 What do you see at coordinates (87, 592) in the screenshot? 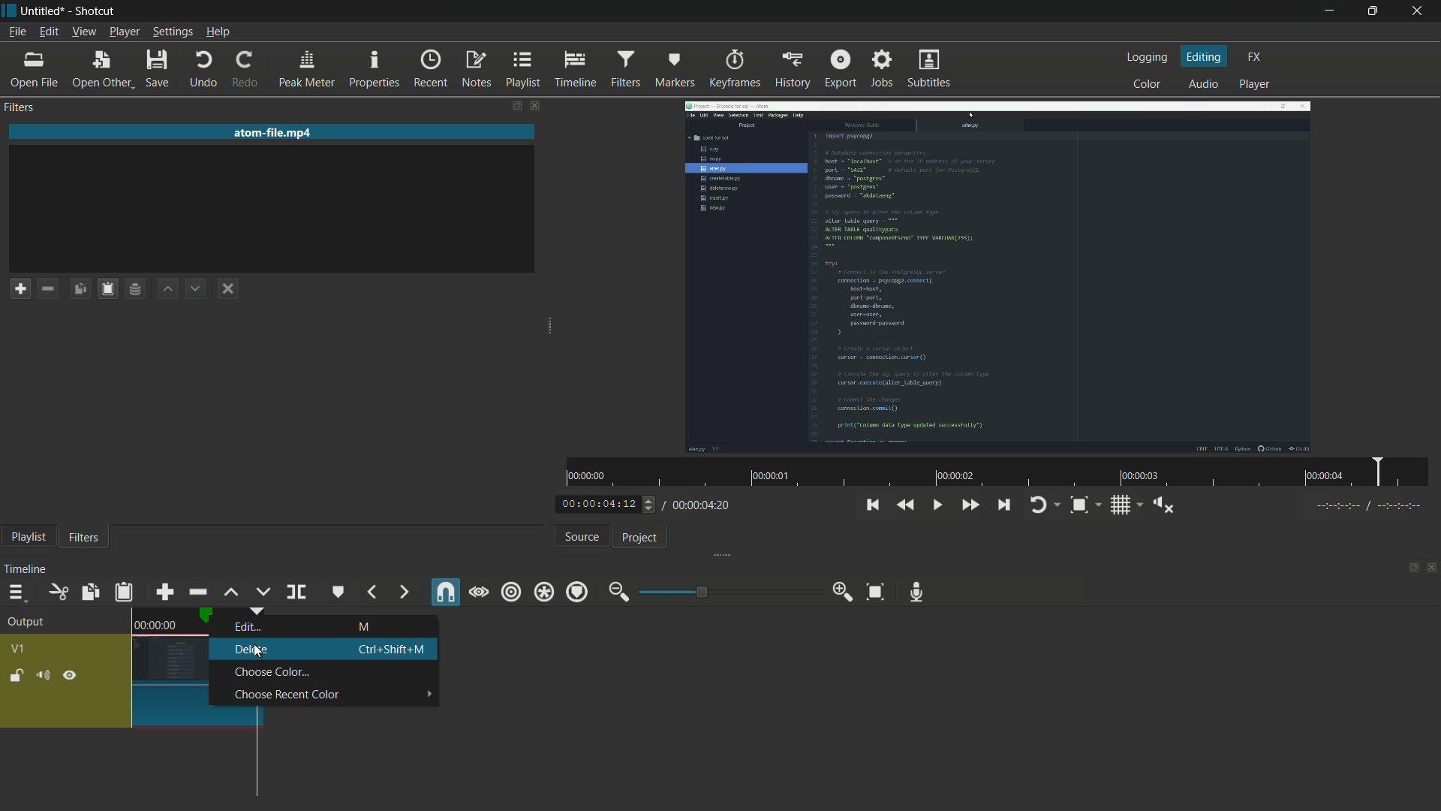
I see `copy` at bounding box center [87, 592].